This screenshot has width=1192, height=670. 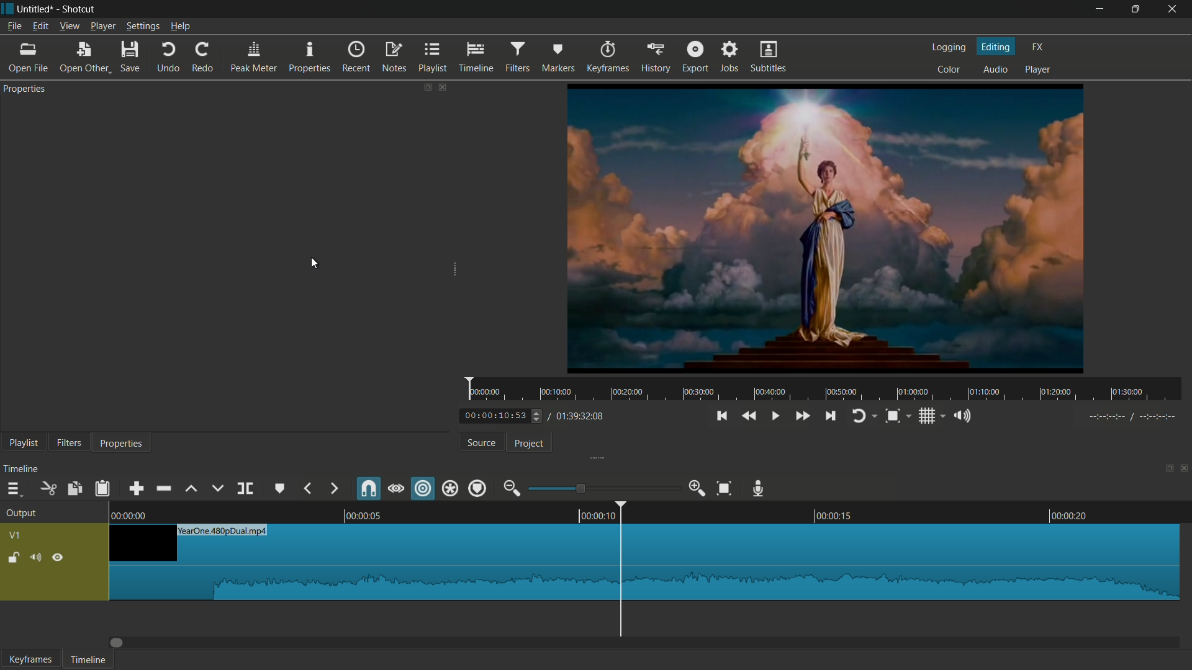 I want to click on file menu, so click(x=15, y=26).